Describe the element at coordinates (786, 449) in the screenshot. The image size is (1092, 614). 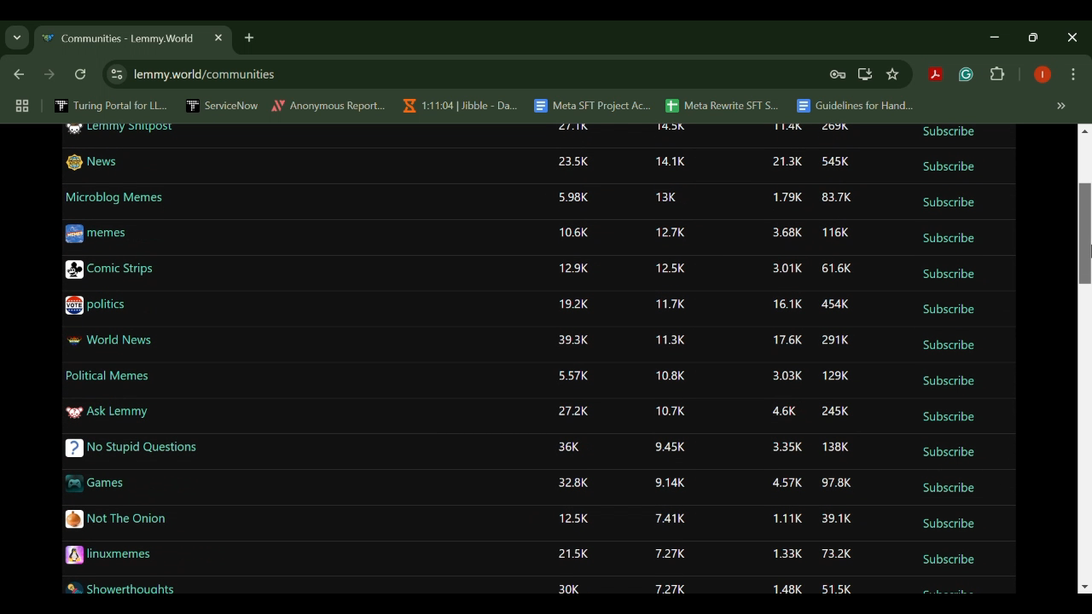
I see `3.35K` at that location.